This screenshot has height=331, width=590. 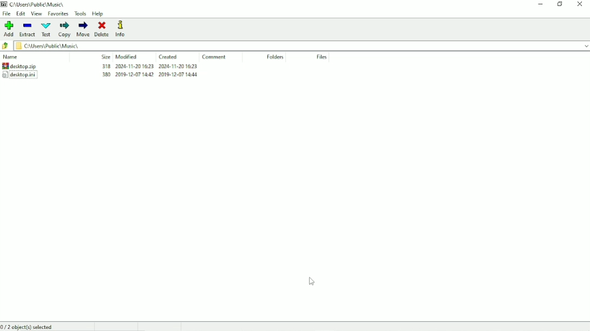 What do you see at coordinates (301, 45) in the screenshot?
I see `File location` at bounding box center [301, 45].